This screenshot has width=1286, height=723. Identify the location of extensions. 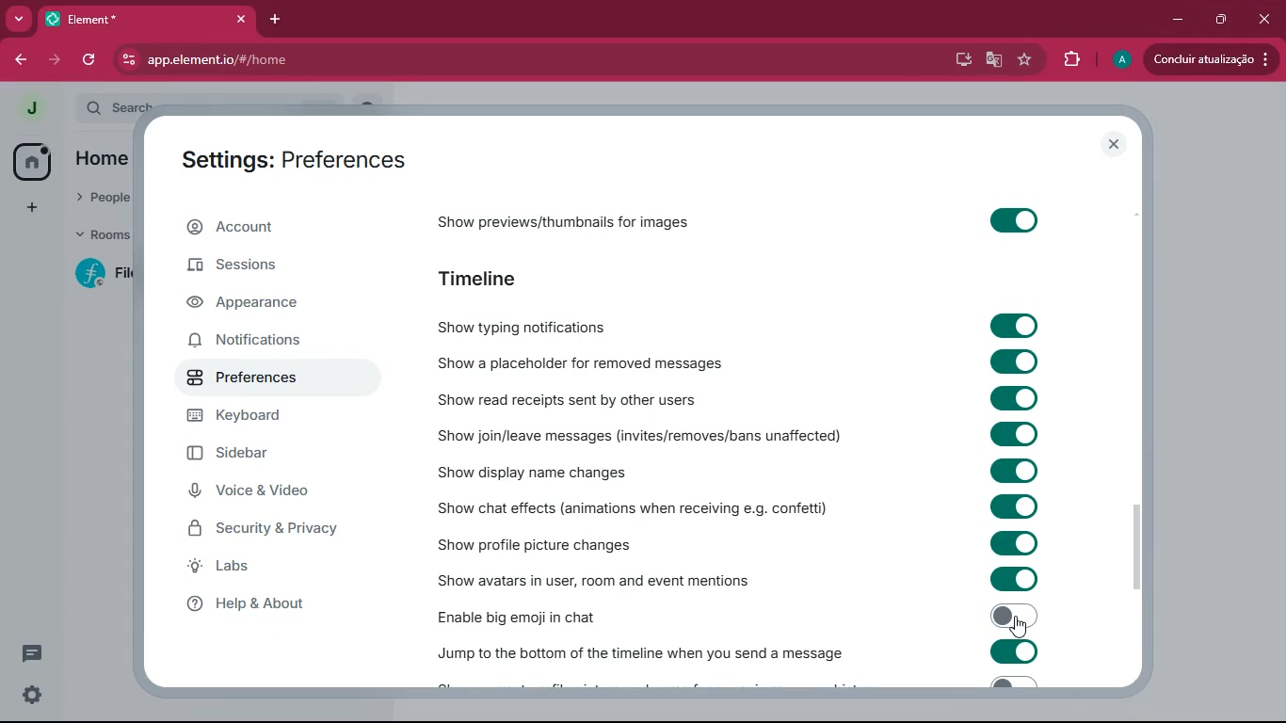
(1070, 57).